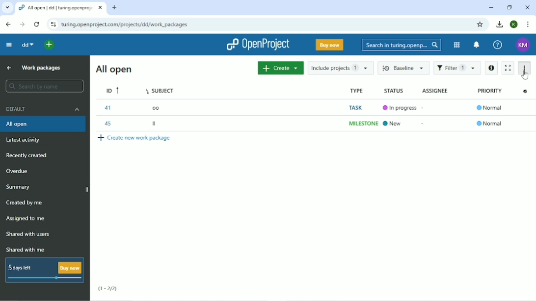 This screenshot has width=536, height=301. I want to click on Include projects , so click(341, 68).